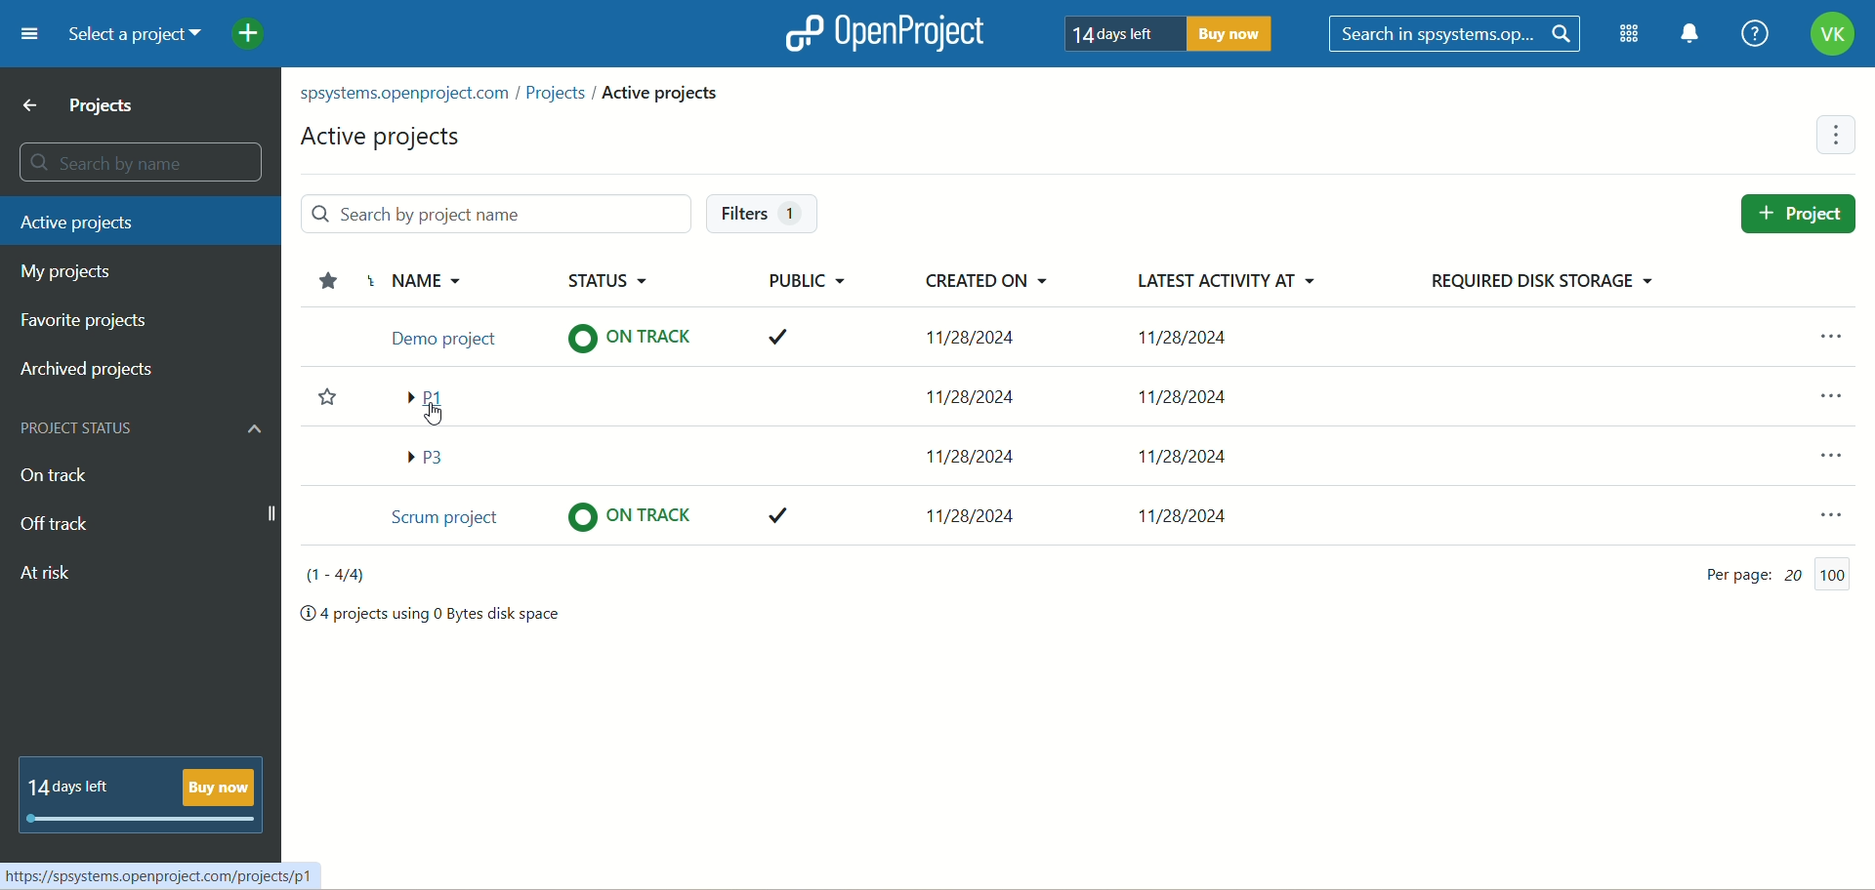 This screenshot has height=890, width=1875. I want to click on my projects, so click(73, 272).